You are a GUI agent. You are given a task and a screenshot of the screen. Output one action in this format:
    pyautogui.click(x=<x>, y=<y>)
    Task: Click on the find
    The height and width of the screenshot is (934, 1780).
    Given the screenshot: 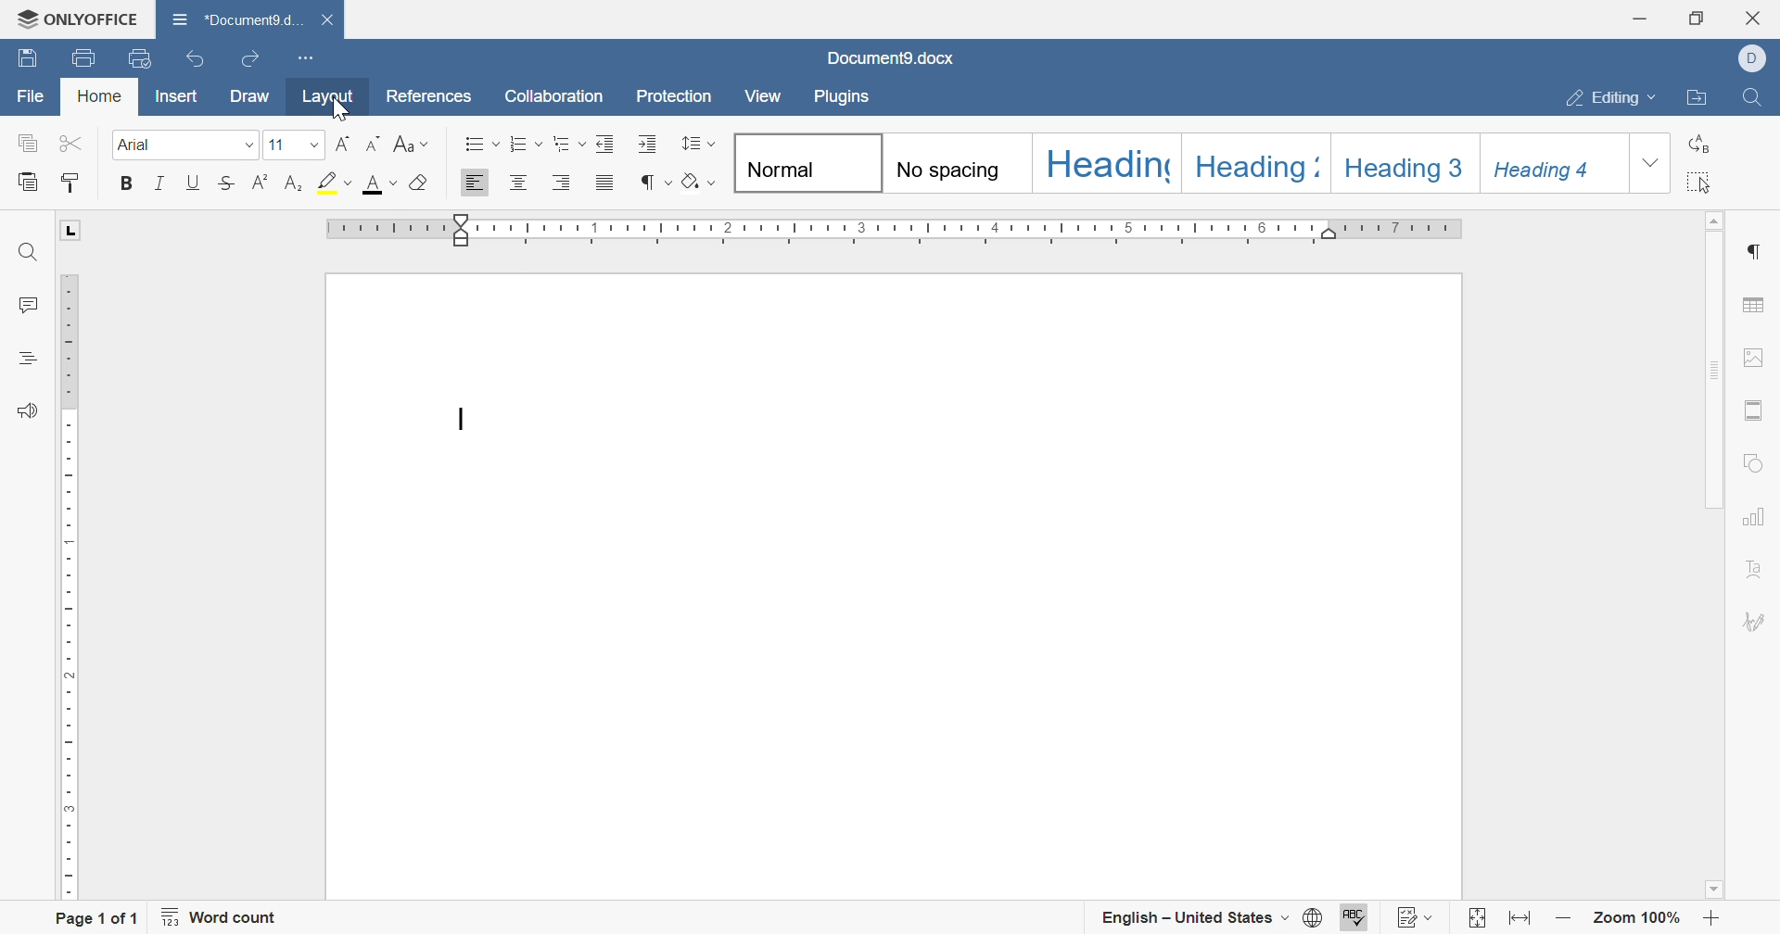 What is the action you would take?
    pyautogui.click(x=1750, y=95)
    